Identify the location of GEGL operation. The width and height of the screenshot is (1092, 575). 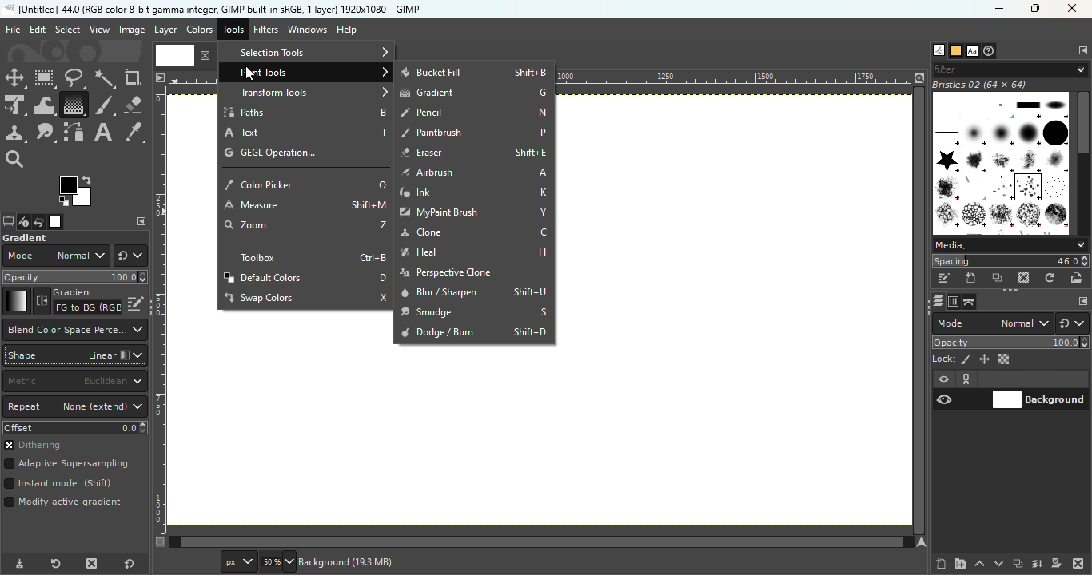
(285, 153).